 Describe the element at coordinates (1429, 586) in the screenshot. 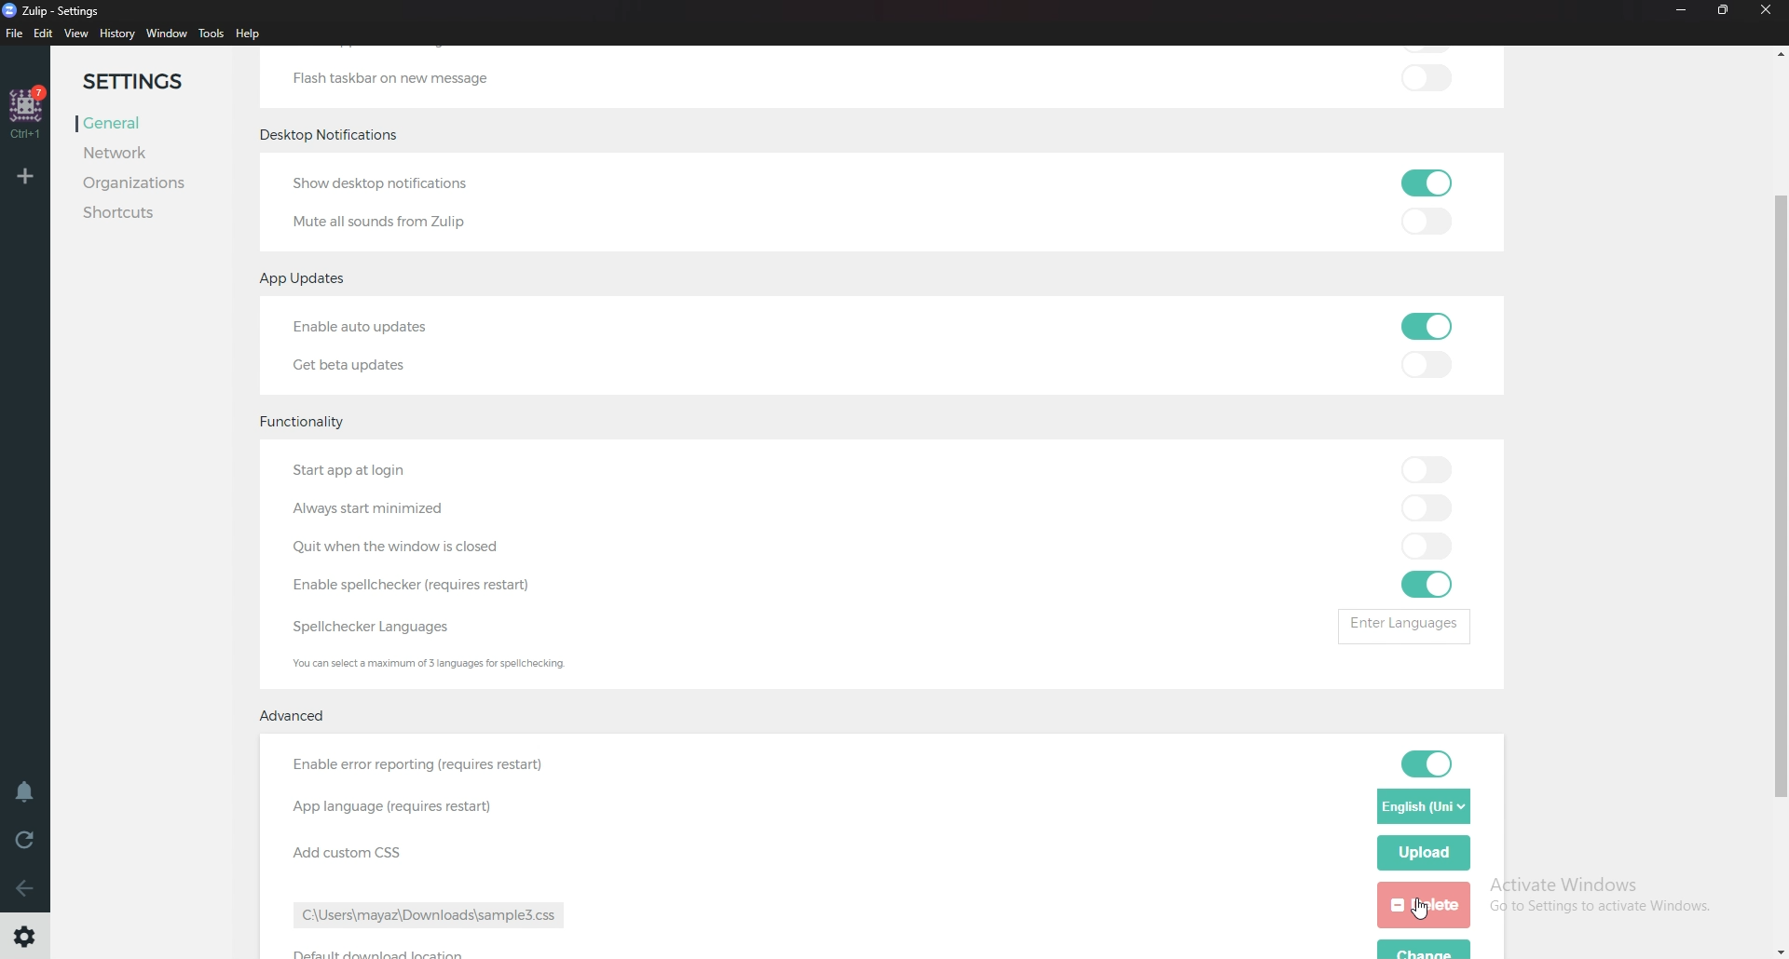

I see `toggle` at that location.